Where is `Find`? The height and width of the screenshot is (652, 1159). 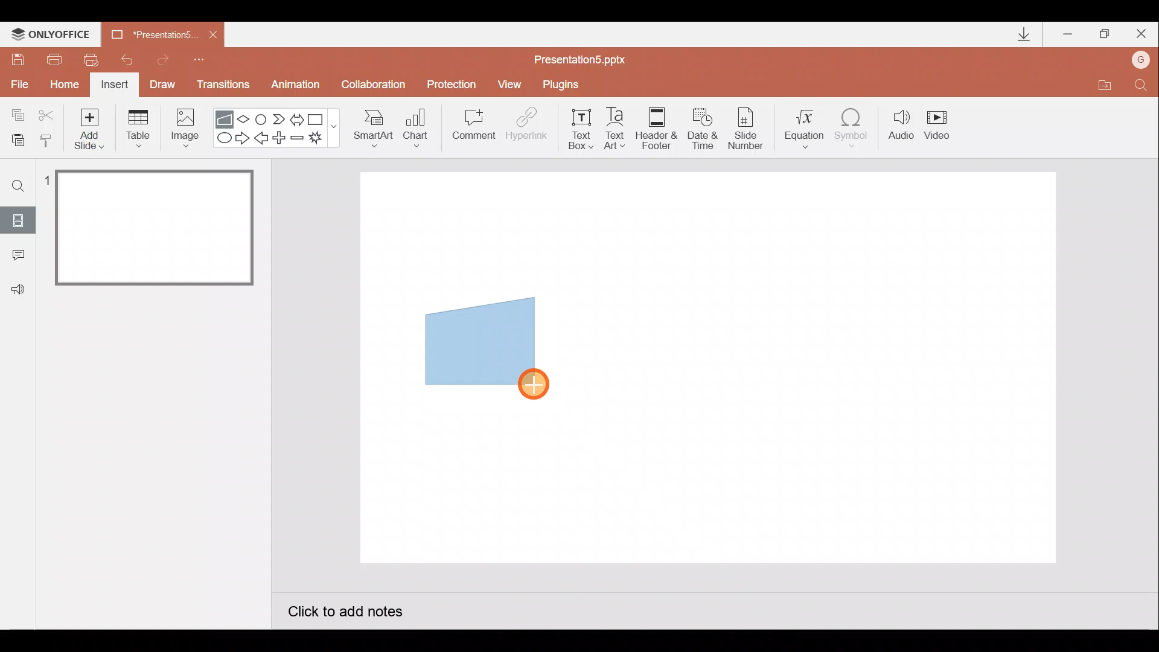
Find is located at coordinates (19, 185).